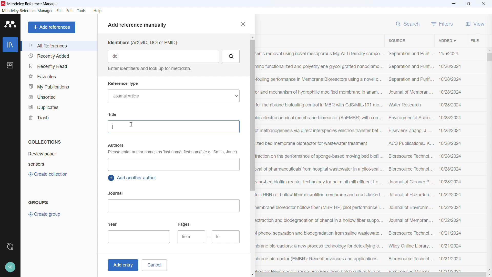  What do you see at coordinates (58, 117) in the screenshot?
I see `Trash ` at bounding box center [58, 117].